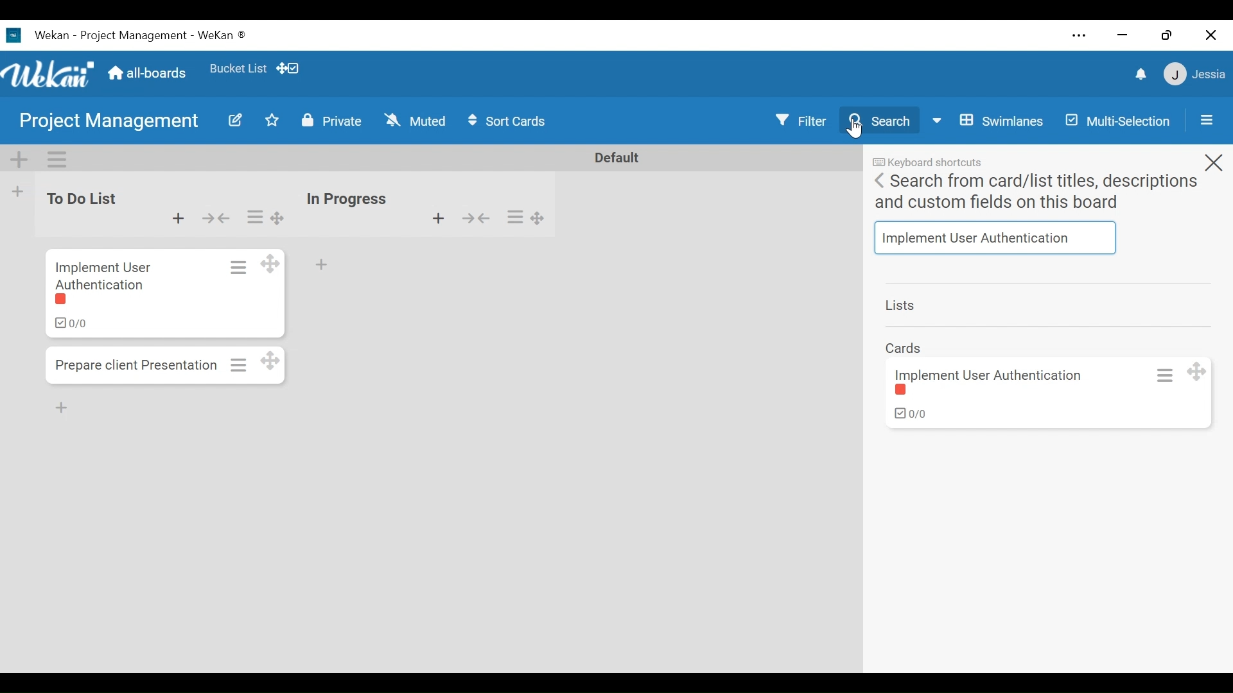 Image resolution: width=1233 pixels, height=693 pixels. Describe the element at coordinates (477, 220) in the screenshot. I see `collapse` at that location.